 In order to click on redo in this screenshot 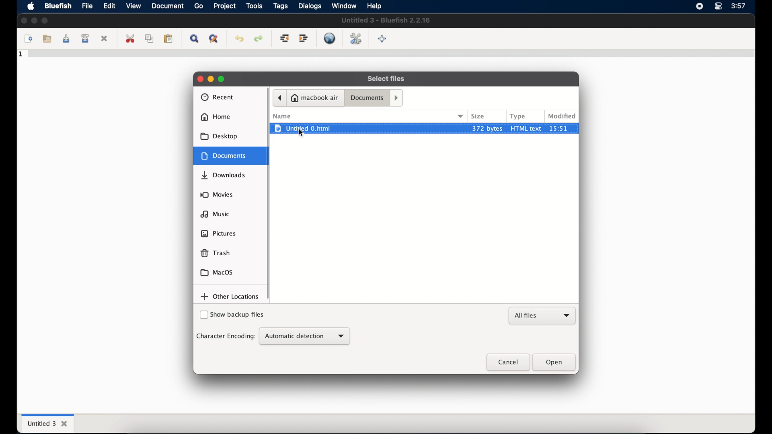, I will do `click(258, 39)`.